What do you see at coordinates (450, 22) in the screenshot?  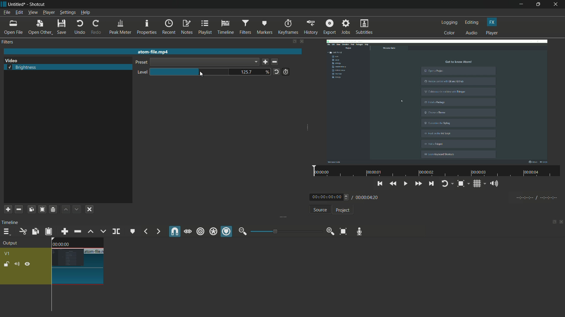 I see `logging` at bounding box center [450, 22].